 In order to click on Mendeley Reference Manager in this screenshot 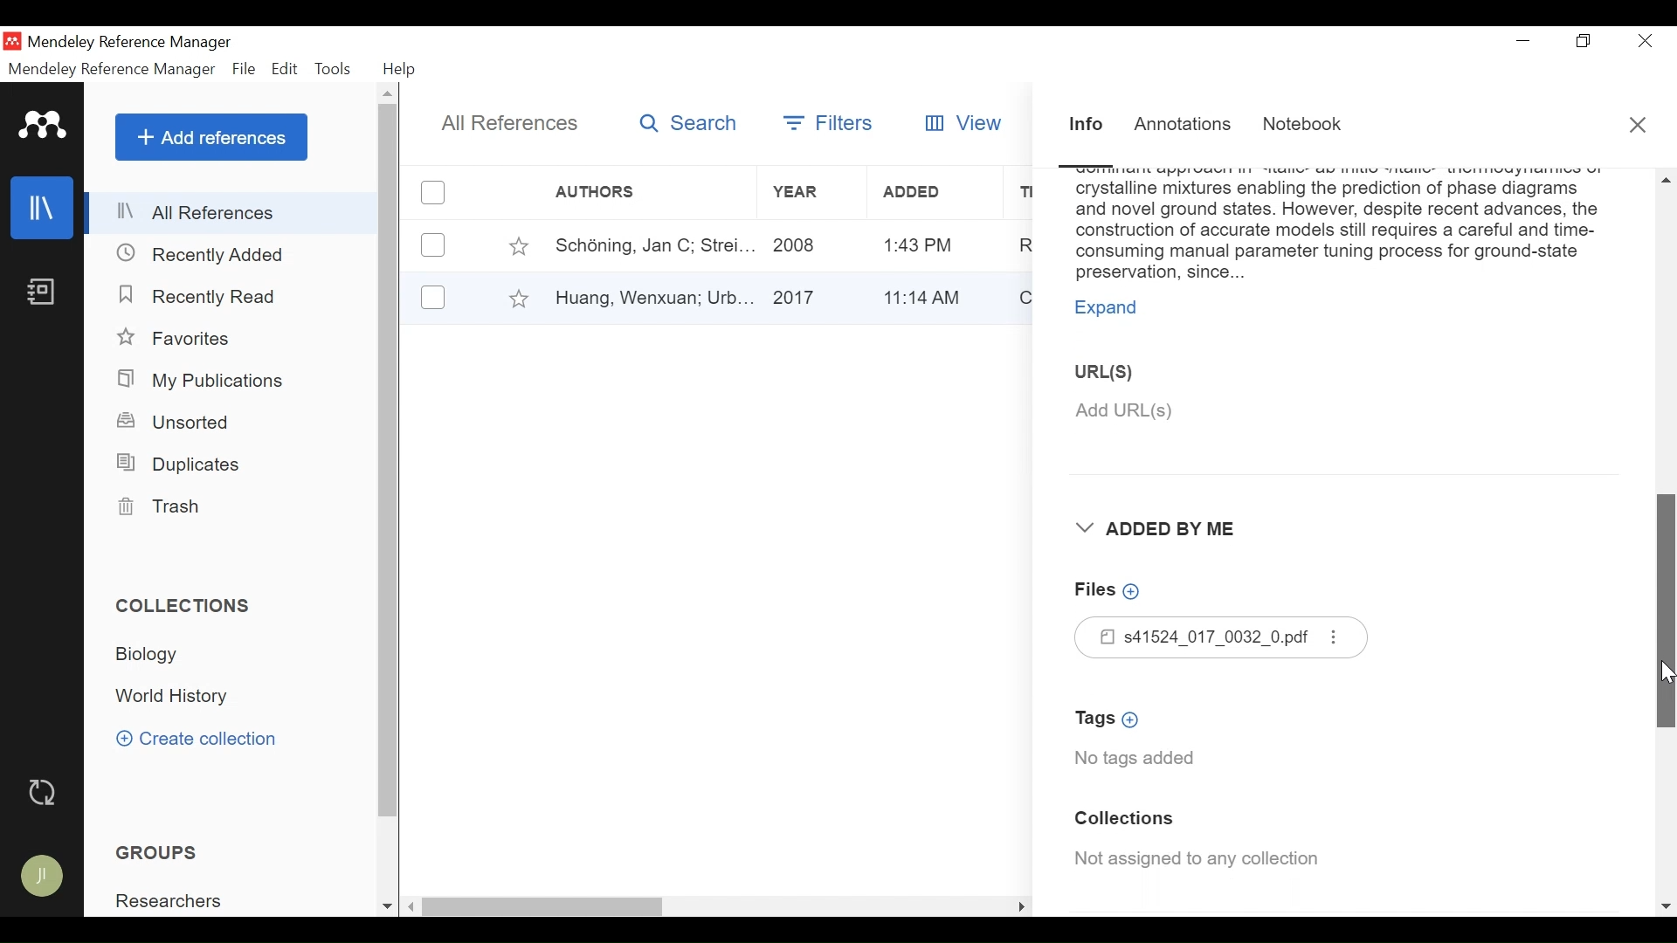, I will do `click(112, 72)`.